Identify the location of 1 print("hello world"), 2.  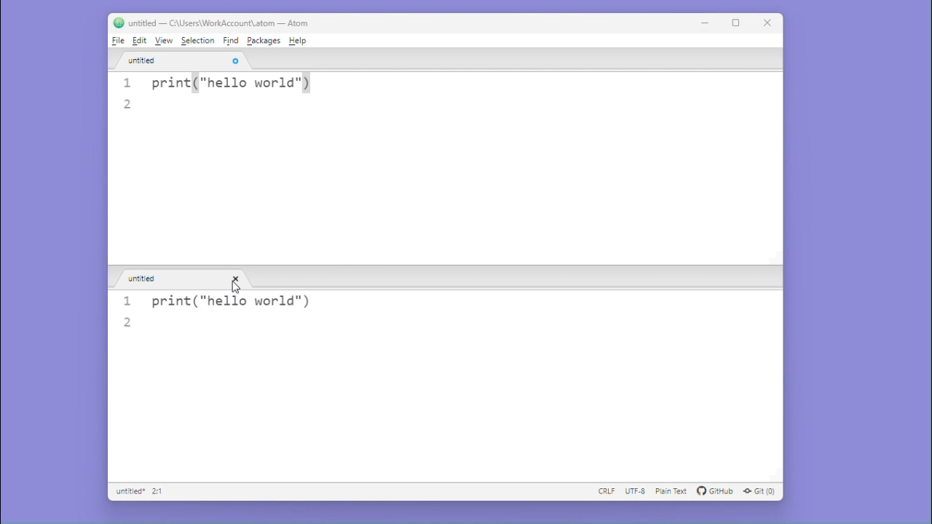
(229, 95).